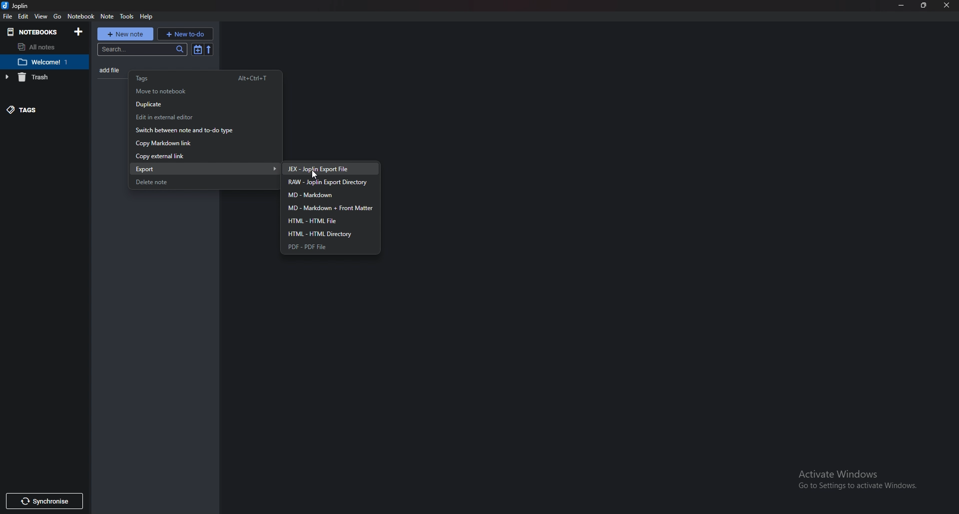 This screenshot has height=514, width=959. I want to click on Duplicate, so click(200, 104).